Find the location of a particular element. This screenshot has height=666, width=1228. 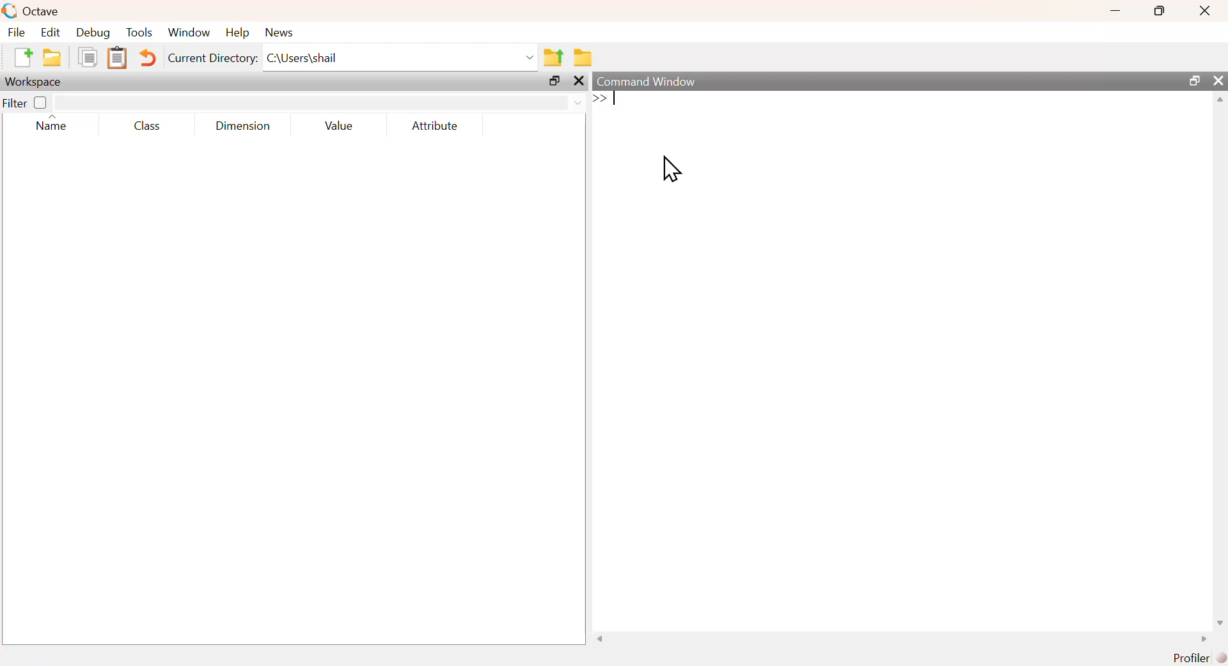

Folder is located at coordinates (581, 58).